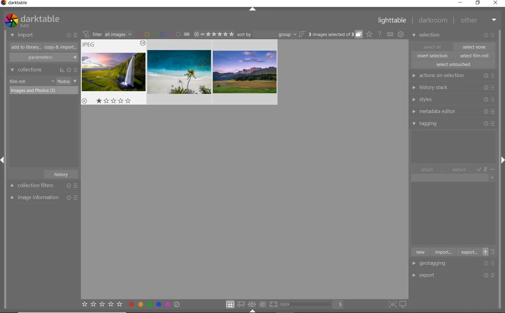  I want to click on range ratings of selected images, so click(214, 33).